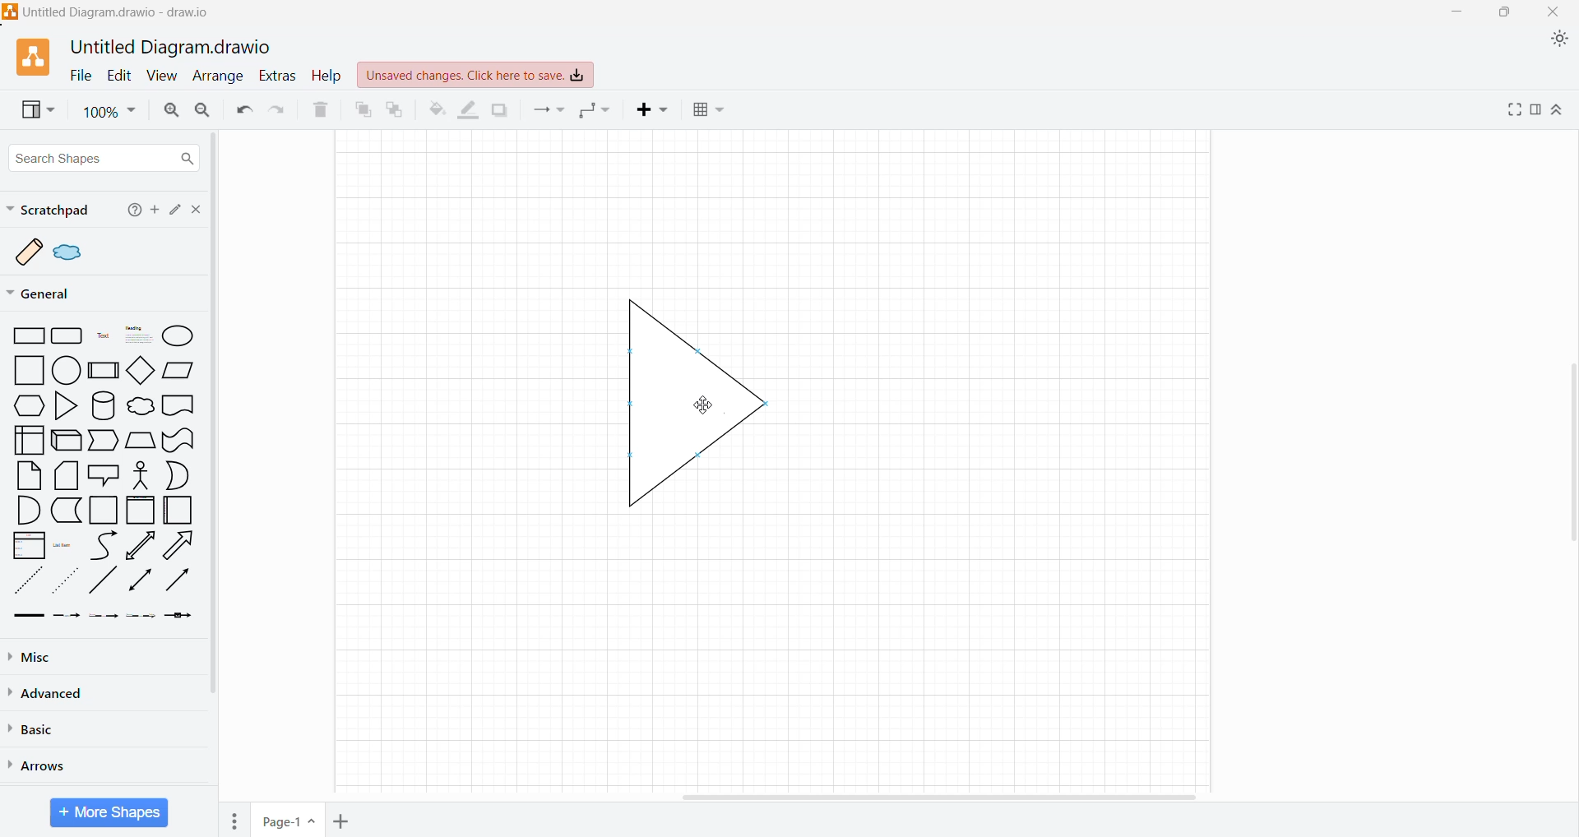  Describe the element at coordinates (501, 110) in the screenshot. I see `Shadow` at that location.